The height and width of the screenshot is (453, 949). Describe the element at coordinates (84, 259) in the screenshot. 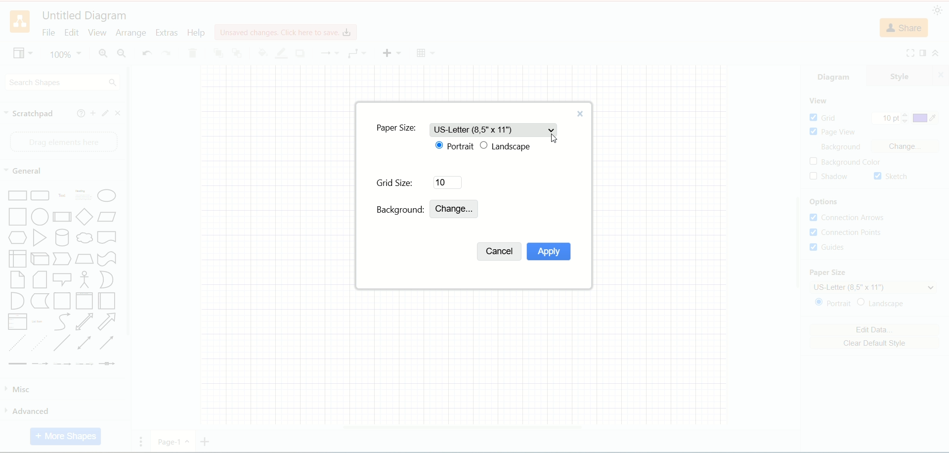

I see `Trapezoid` at that location.